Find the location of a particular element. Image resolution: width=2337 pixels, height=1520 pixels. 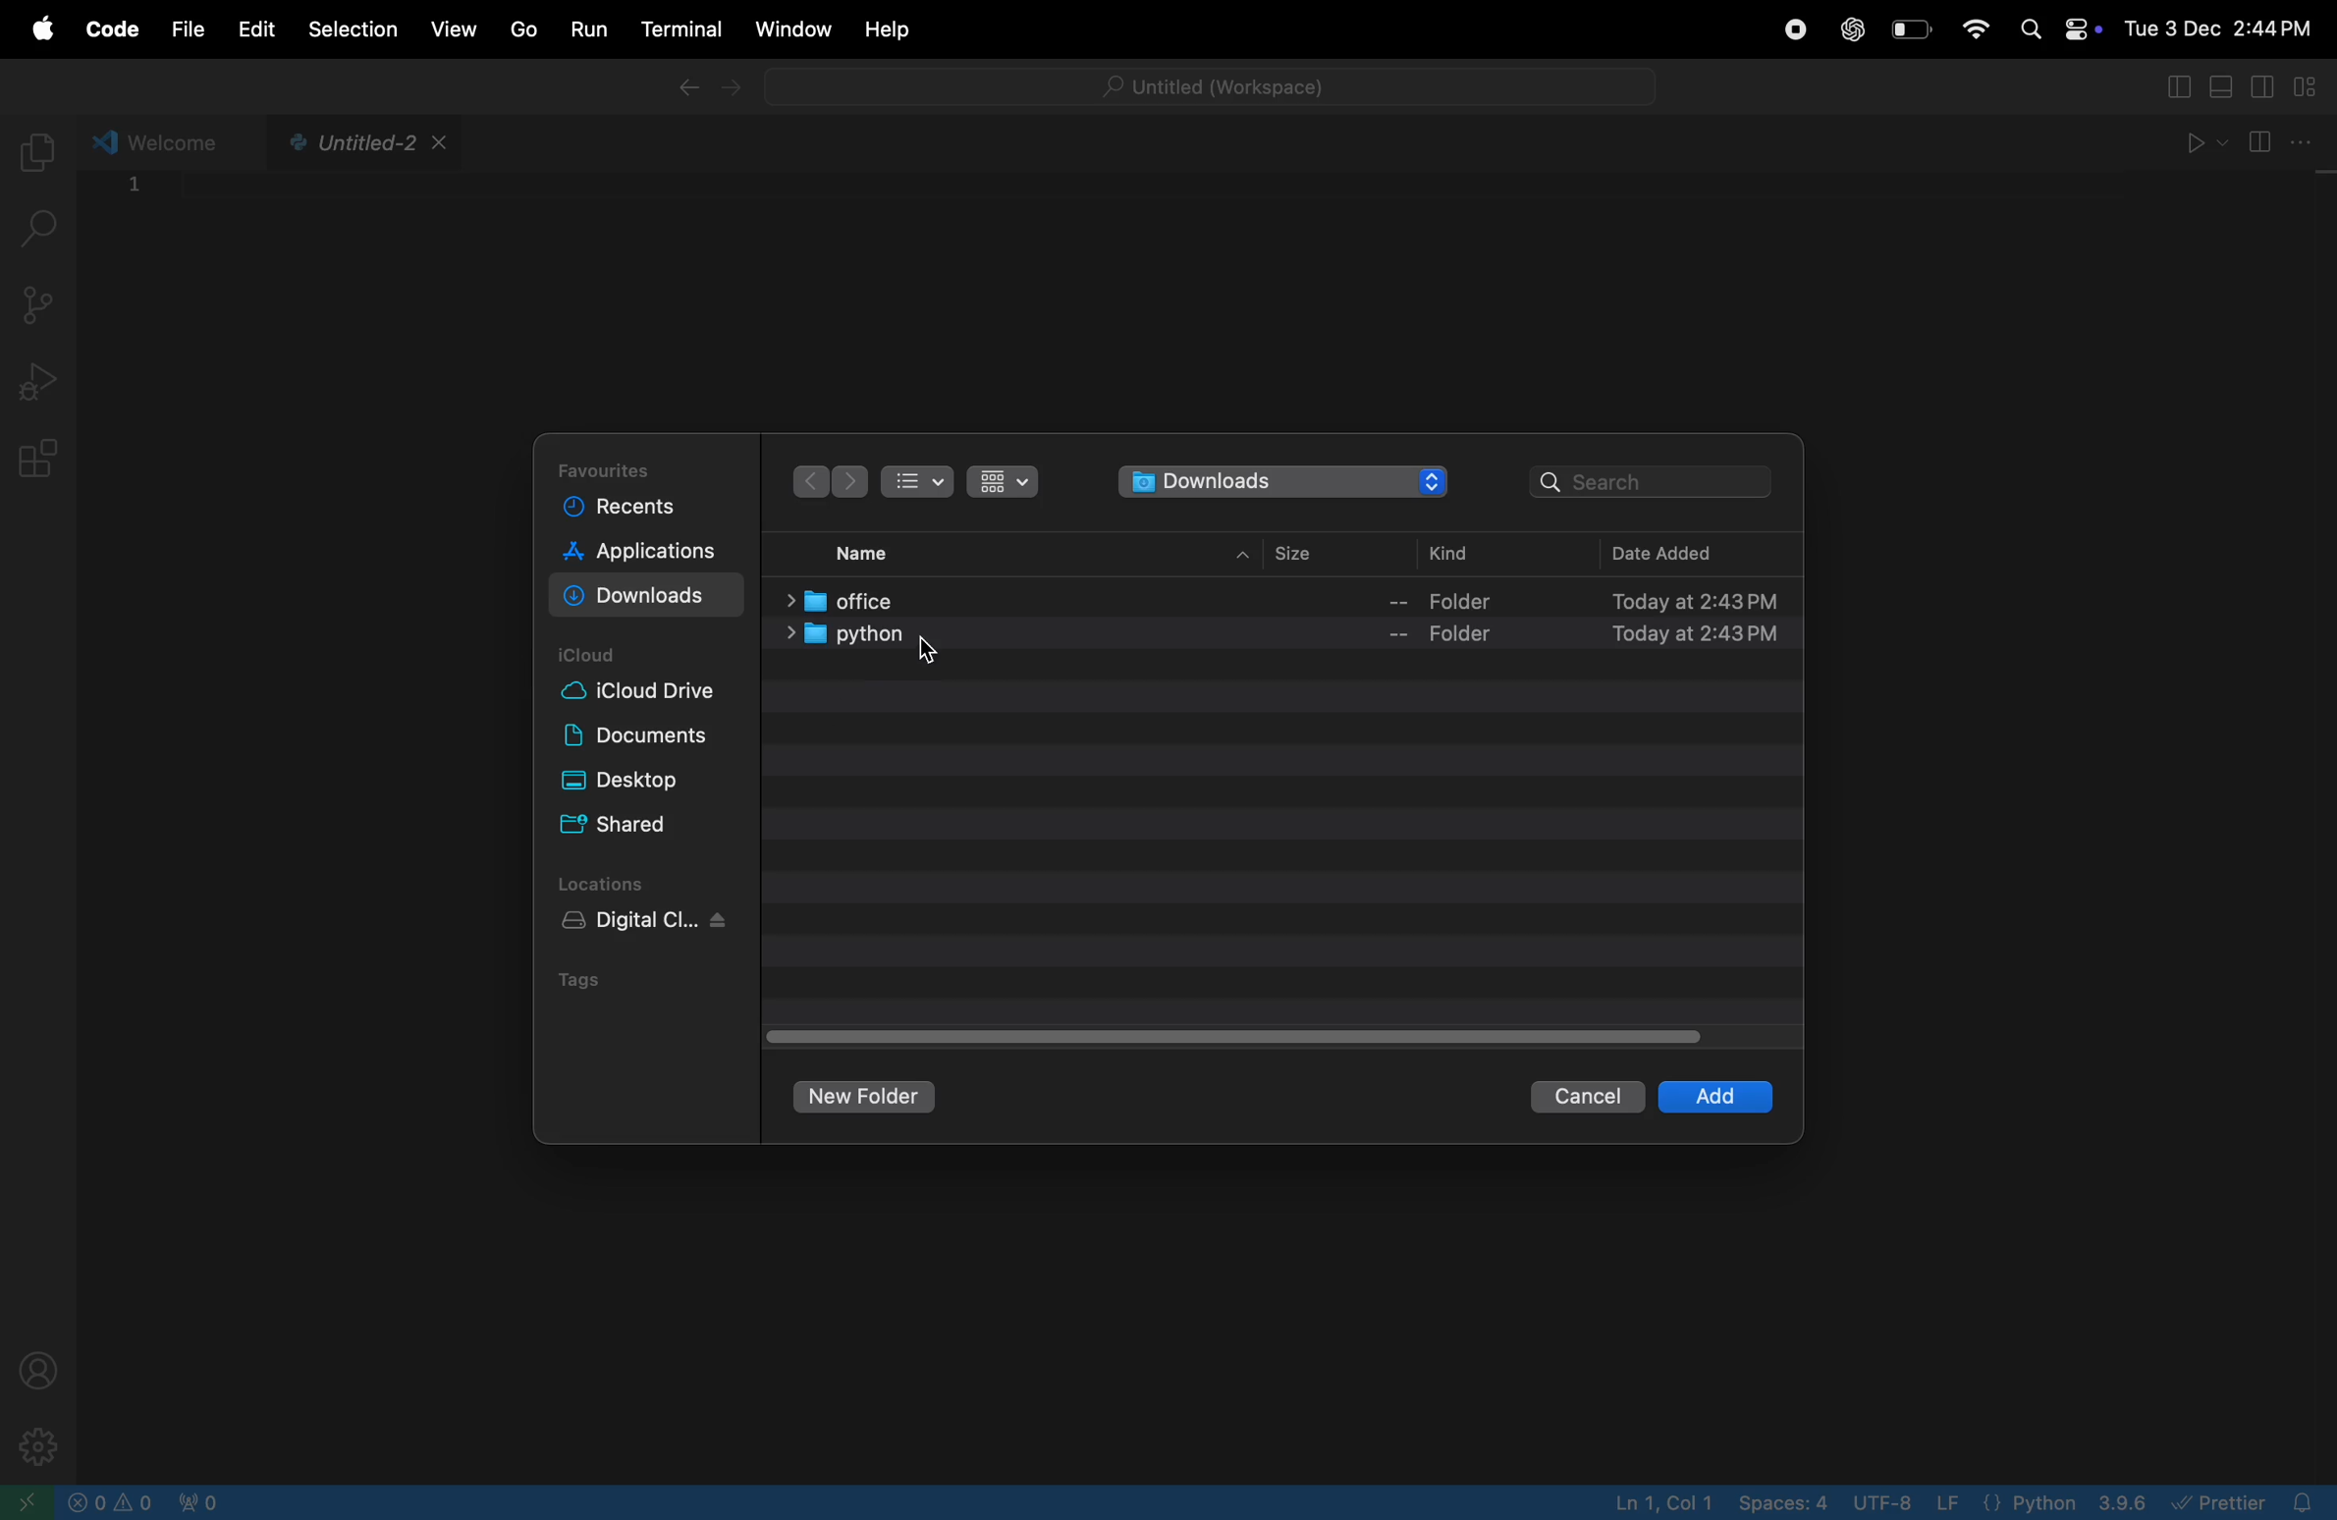

folder is located at coordinates (1449, 603).